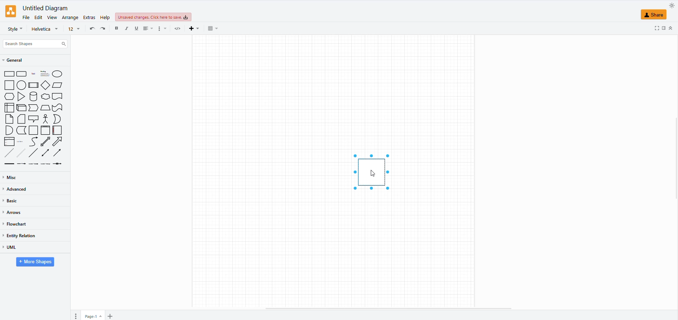  What do you see at coordinates (92, 28) in the screenshot?
I see `undo` at bounding box center [92, 28].